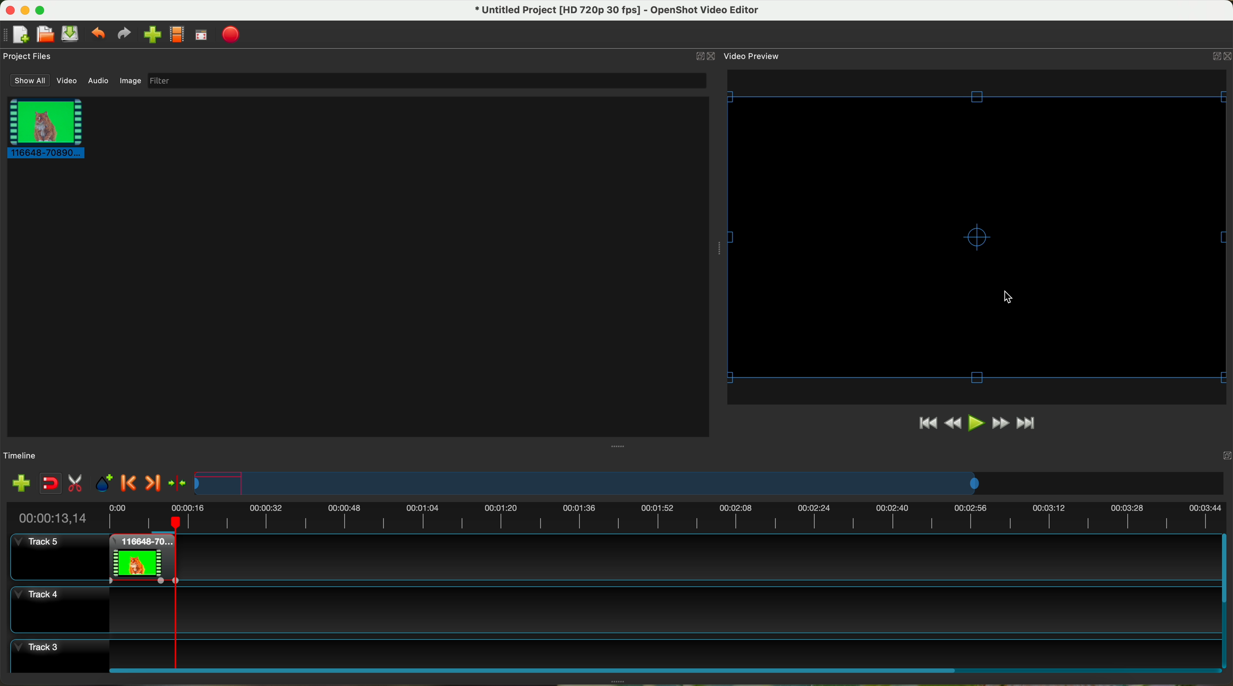 The image size is (1233, 686). What do you see at coordinates (175, 592) in the screenshot?
I see `timeline on the end` at bounding box center [175, 592].